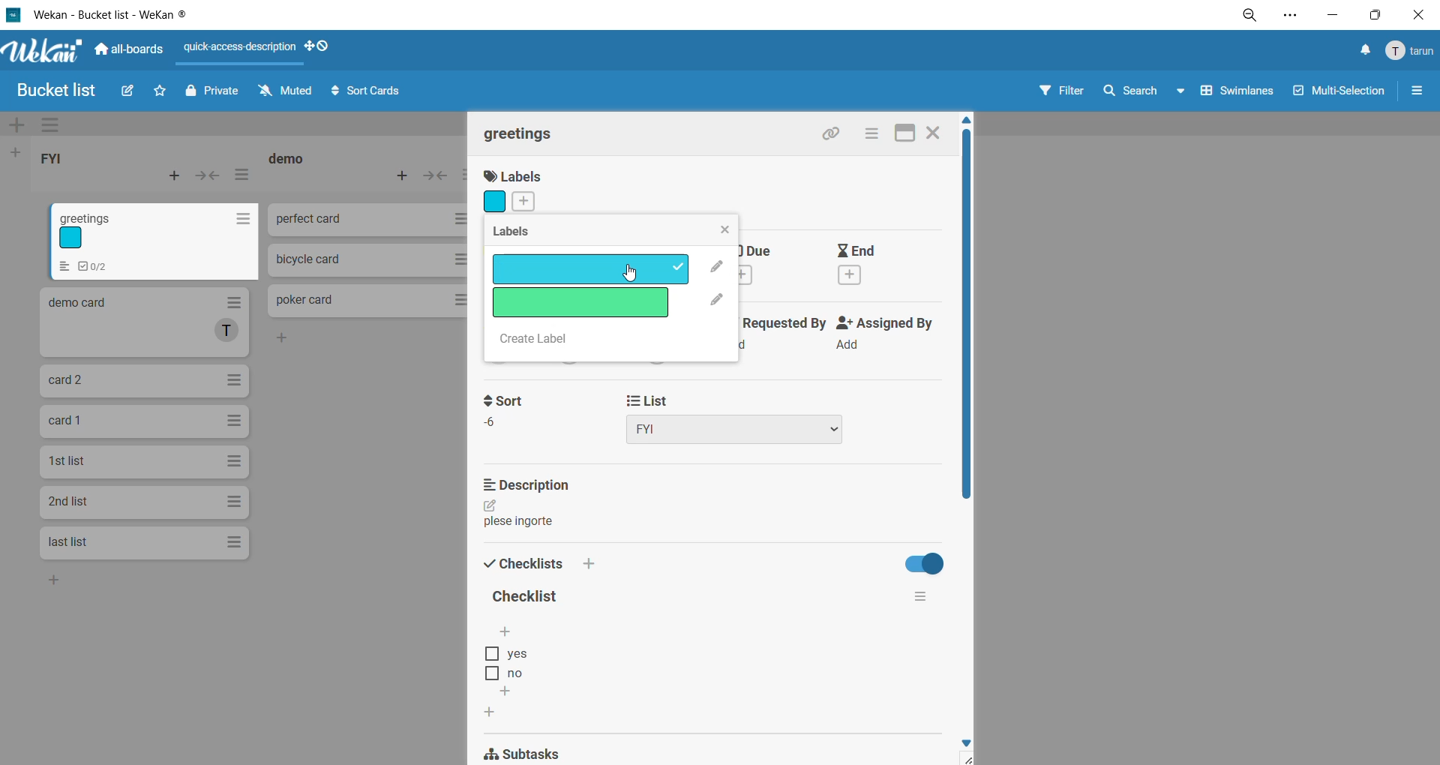 This screenshot has width=1440, height=765. What do you see at coordinates (585, 303) in the screenshot?
I see `label` at bounding box center [585, 303].